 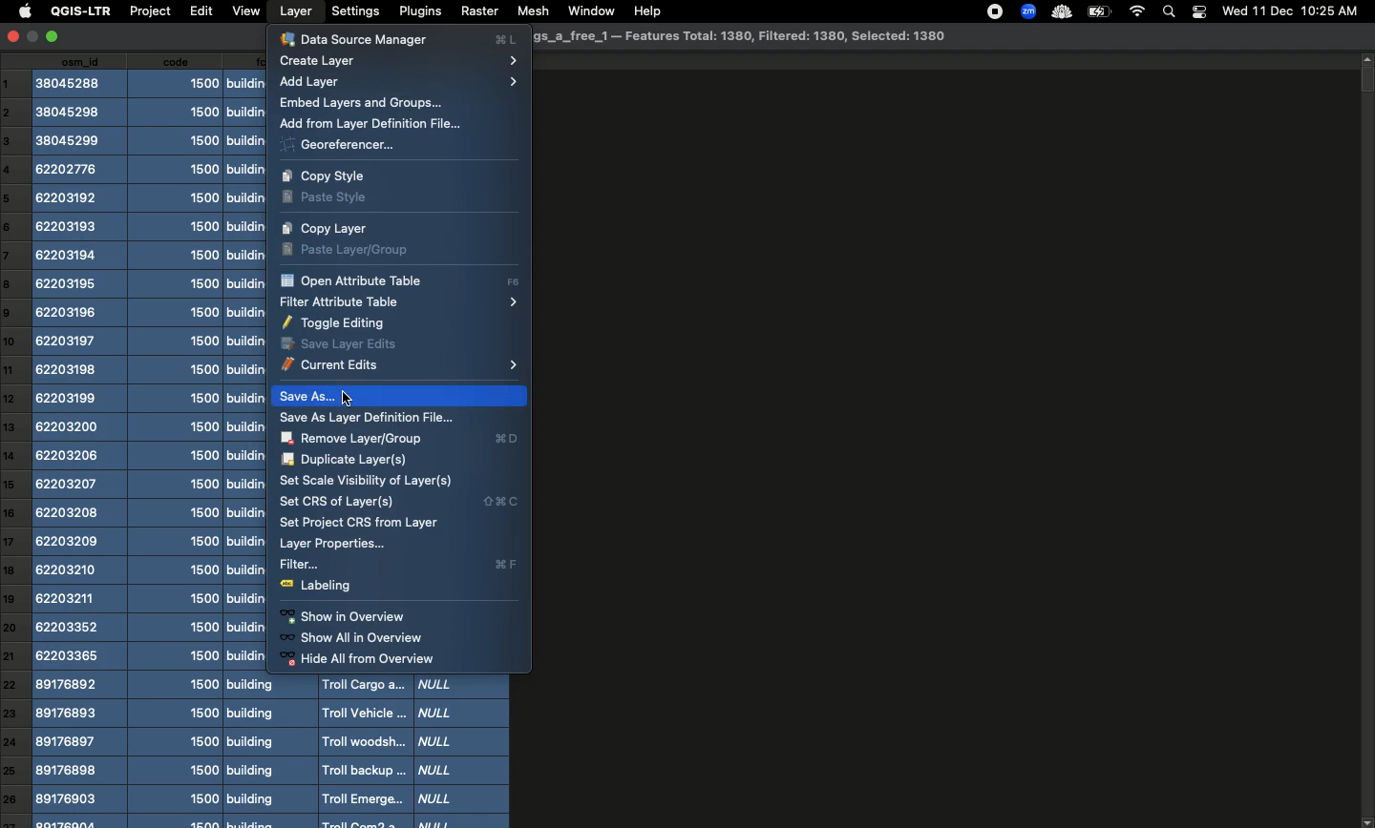 I want to click on Internet, so click(x=1136, y=11).